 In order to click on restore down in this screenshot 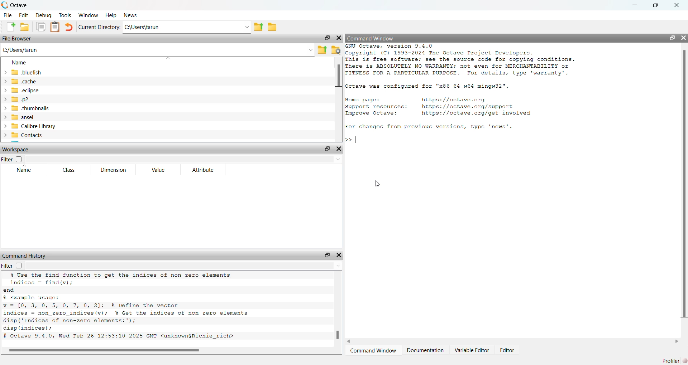, I will do `click(326, 255)`.